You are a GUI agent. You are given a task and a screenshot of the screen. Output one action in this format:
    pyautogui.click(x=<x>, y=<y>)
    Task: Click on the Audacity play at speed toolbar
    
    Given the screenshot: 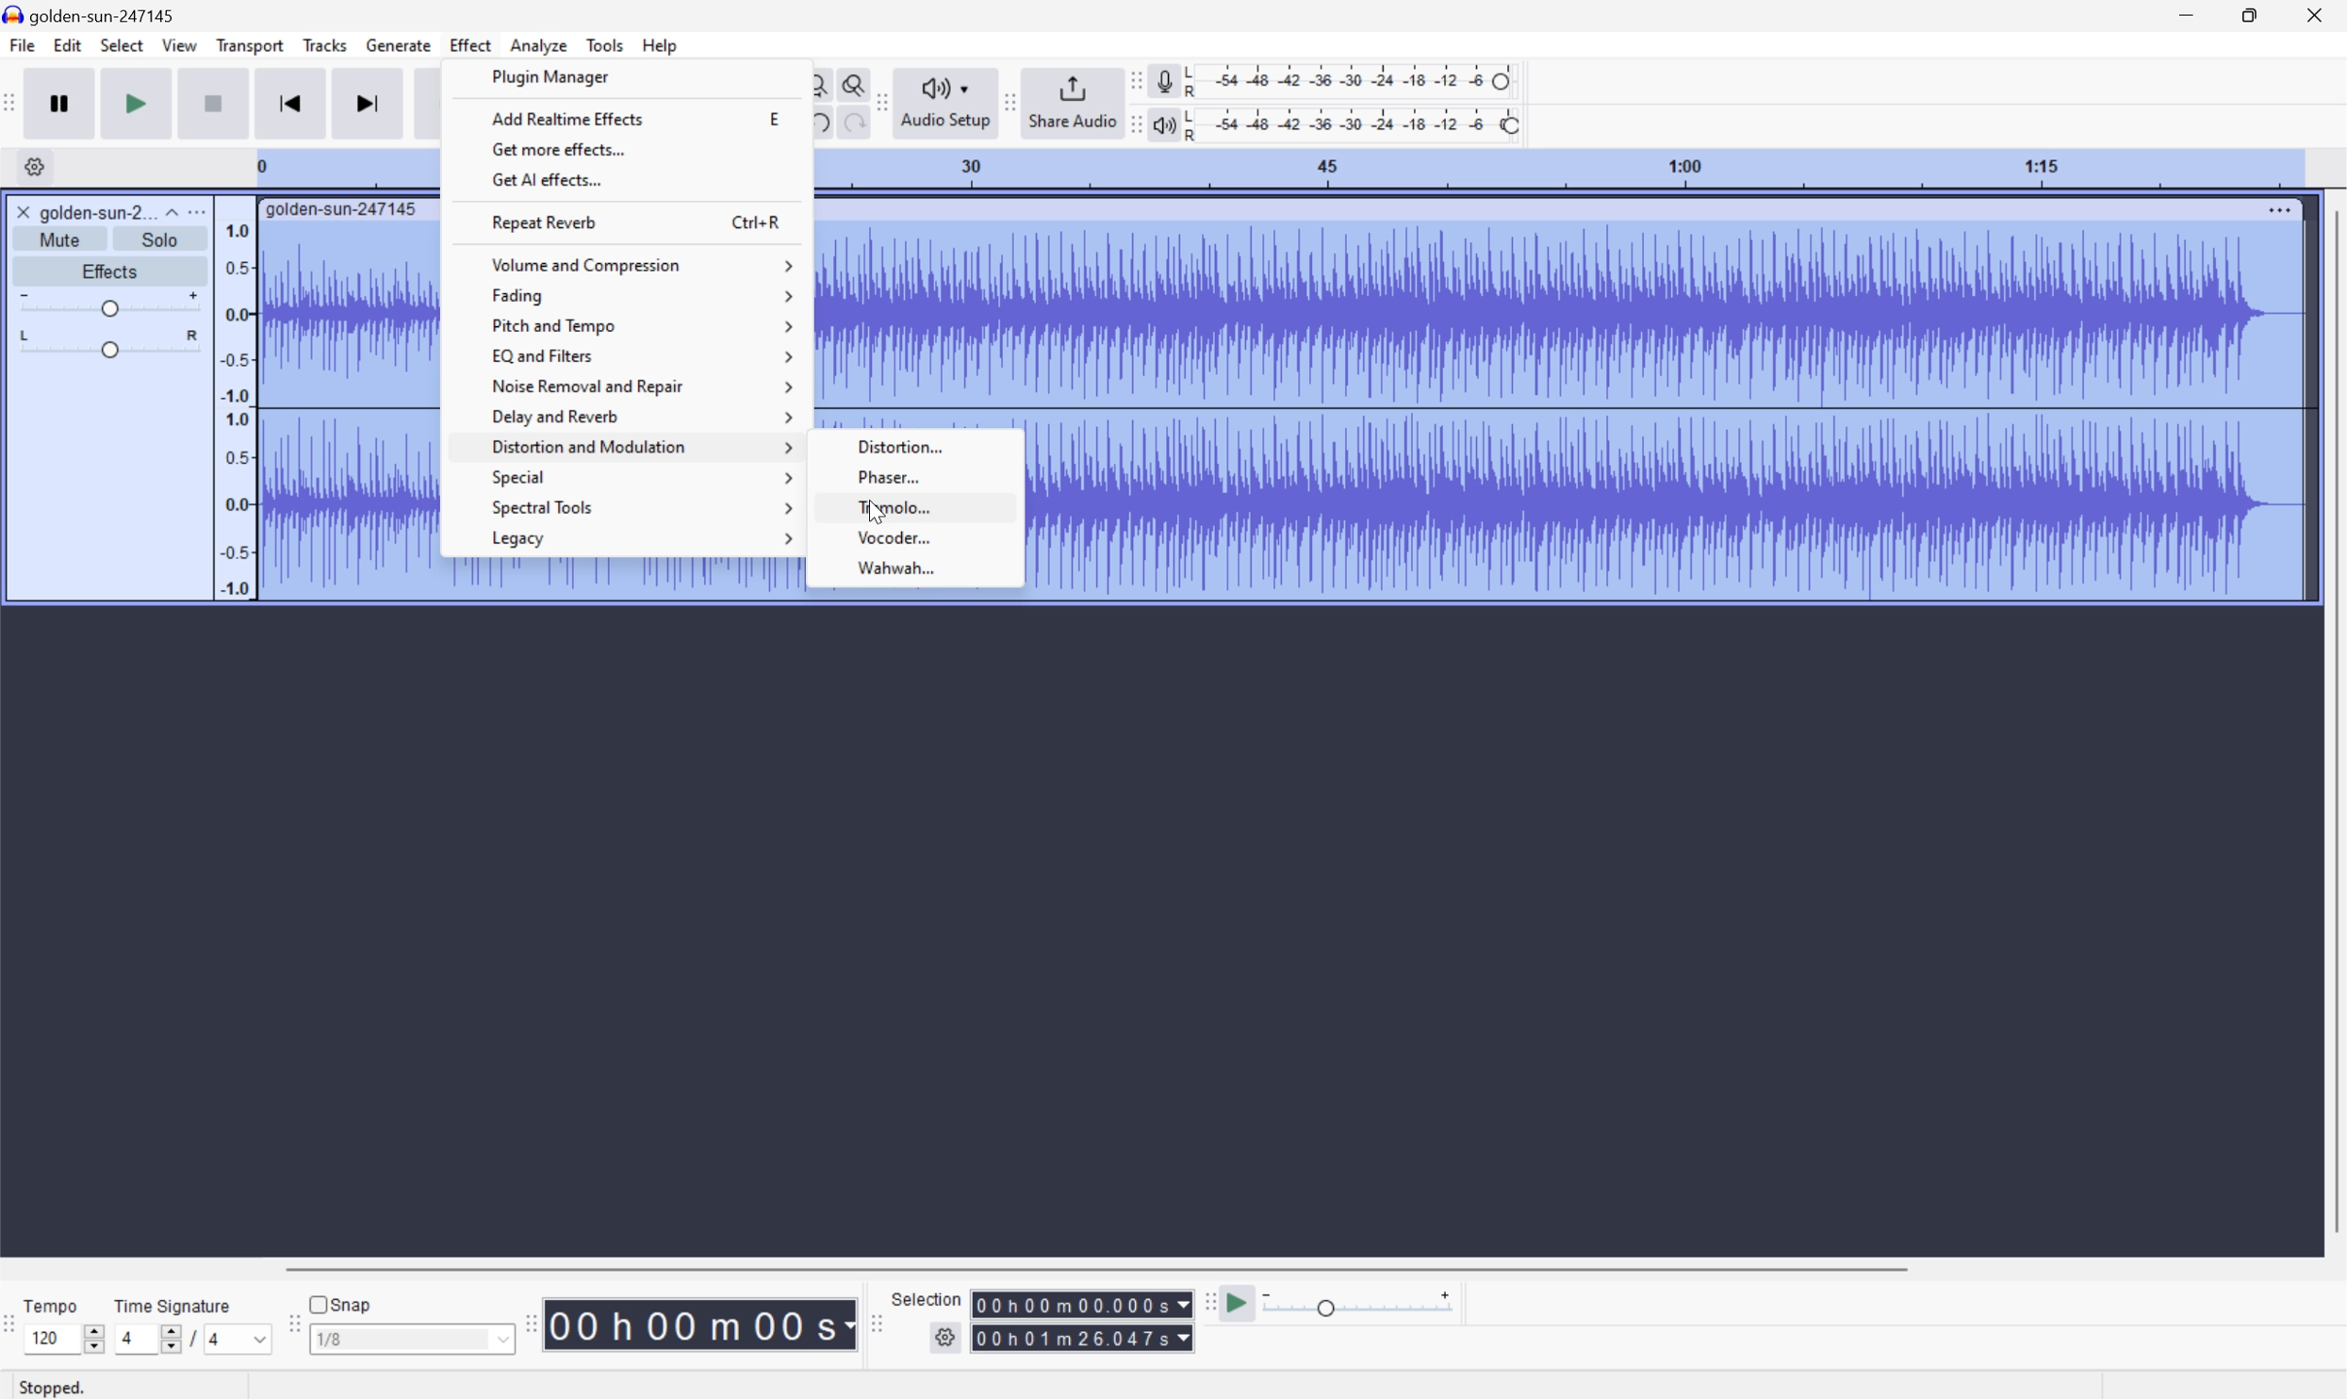 What is the action you would take?
    pyautogui.click(x=1207, y=1299)
    